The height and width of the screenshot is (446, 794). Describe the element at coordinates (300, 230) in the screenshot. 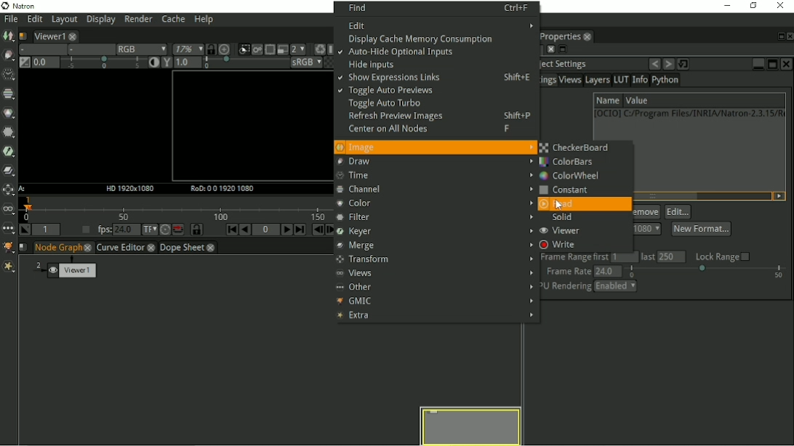

I see `Last frame` at that location.